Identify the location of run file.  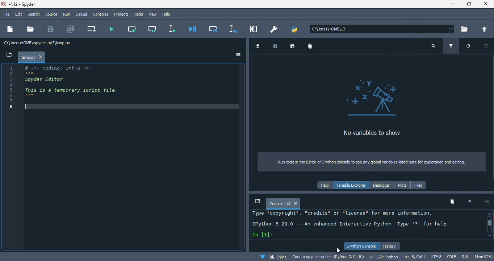
(115, 29).